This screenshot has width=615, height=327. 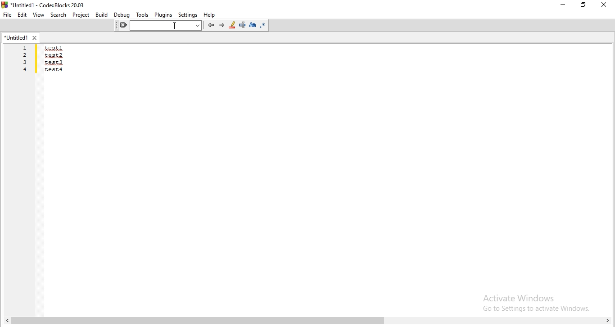 I want to click on close, so click(x=36, y=37).